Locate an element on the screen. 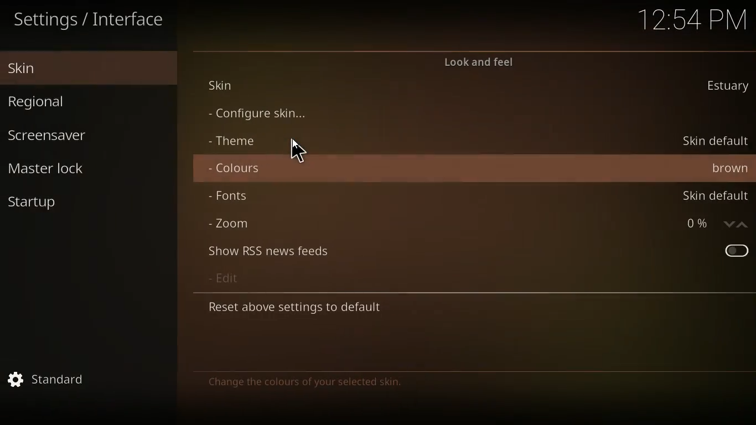 The width and height of the screenshot is (756, 425). navigation is located at coordinates (736, 225).